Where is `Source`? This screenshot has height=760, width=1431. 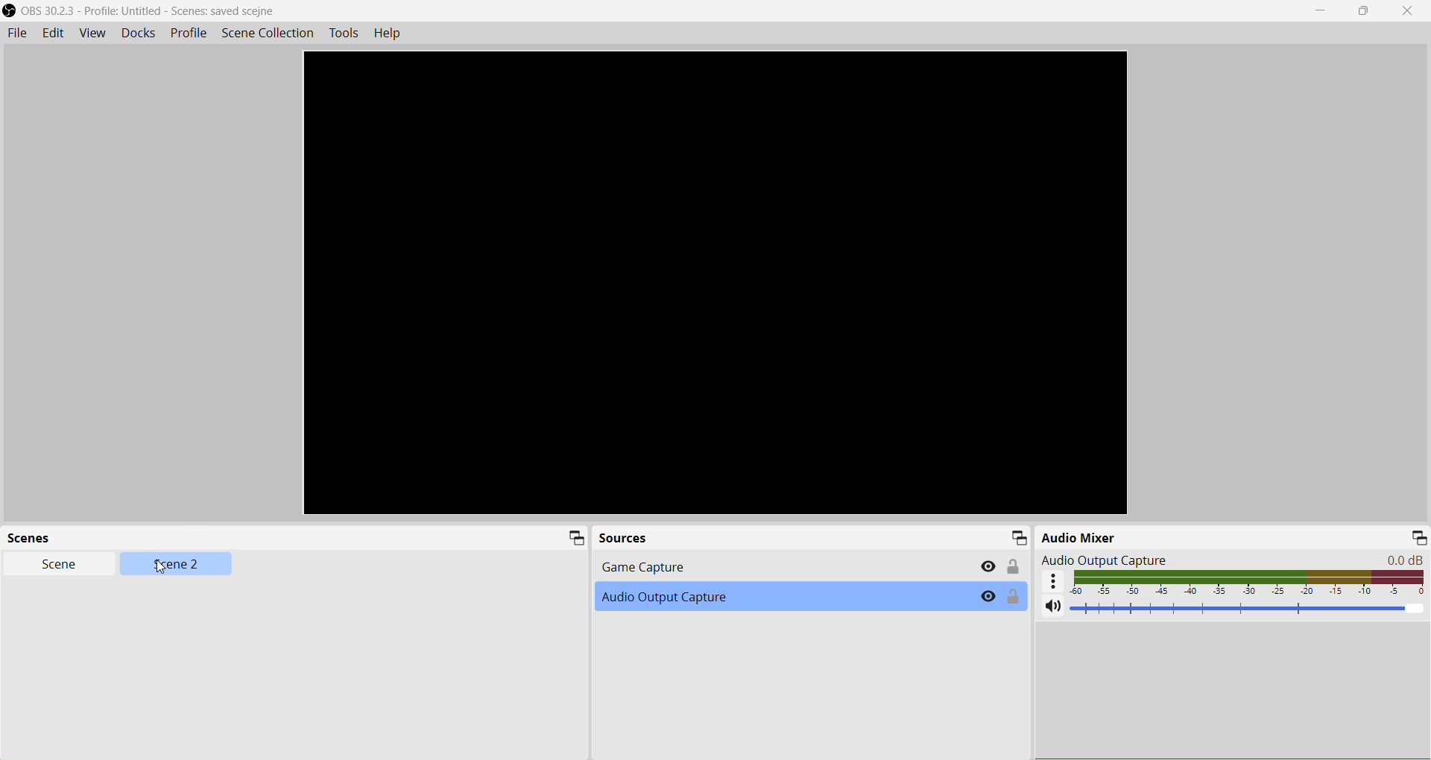
Source is located at coordinates (623, 537).